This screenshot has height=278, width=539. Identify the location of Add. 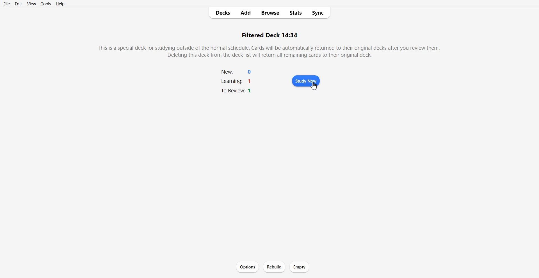
(246, 13).